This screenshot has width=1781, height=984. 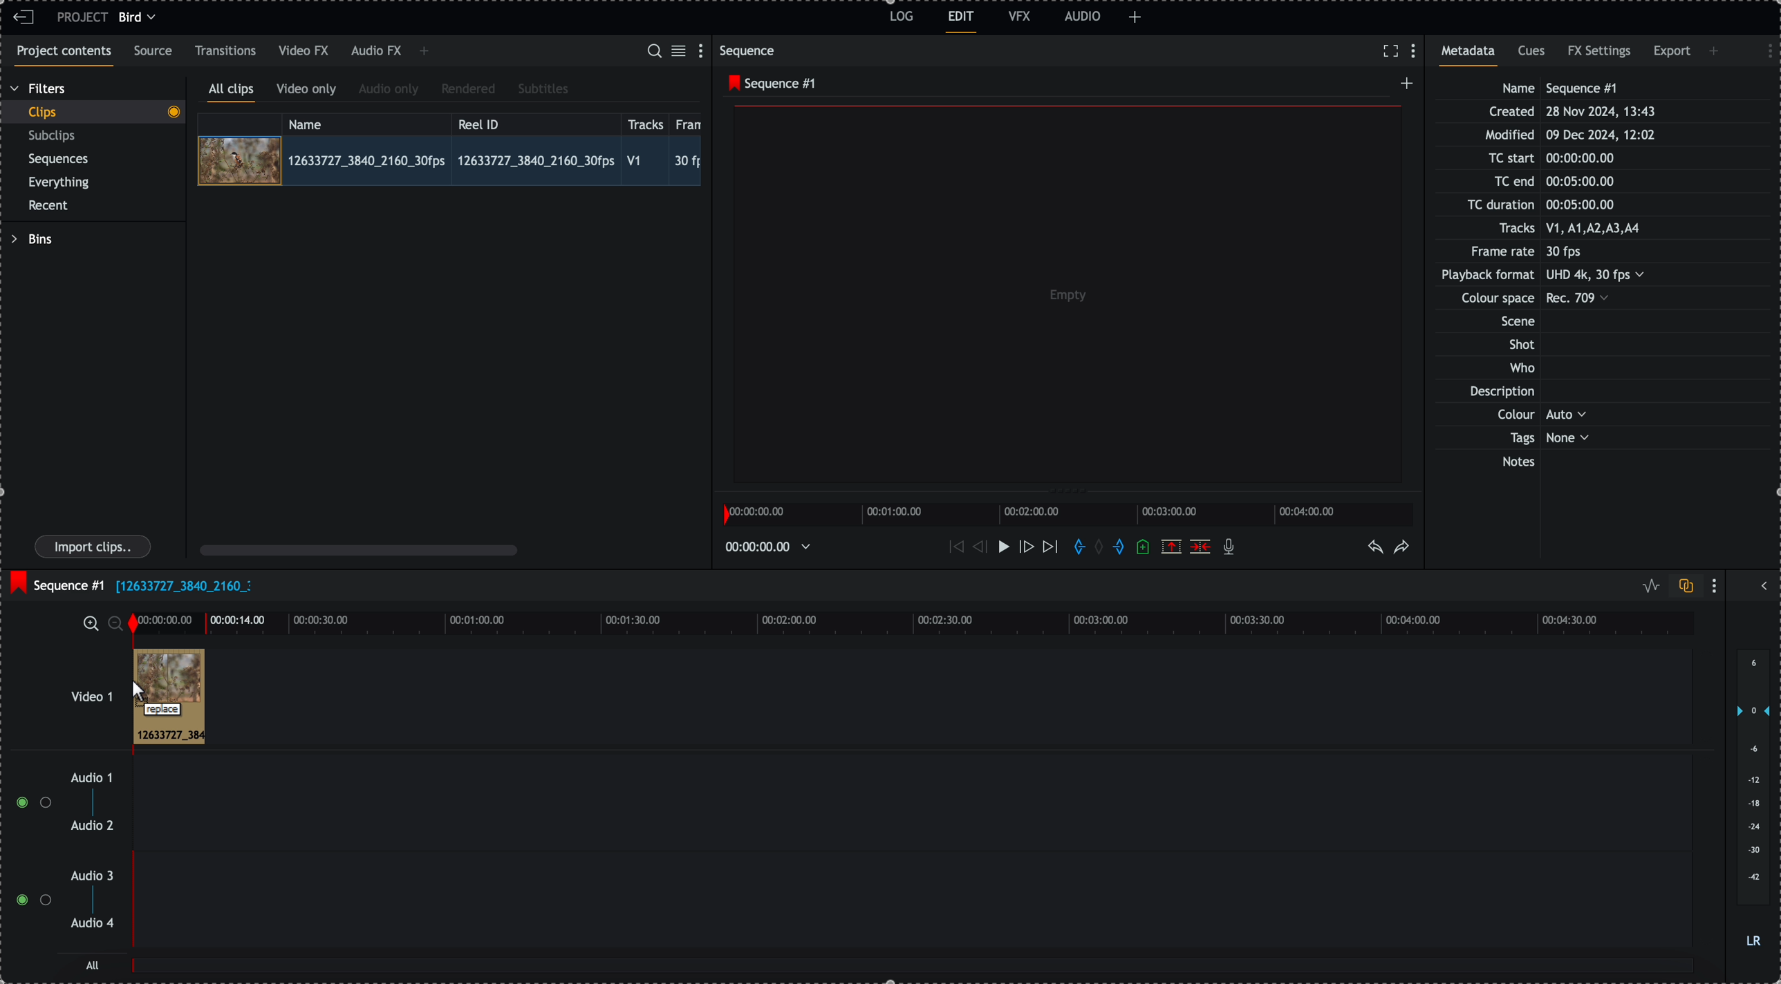 What do you see at coordinates (1390, 50) in the screenshot?
I see `fullscreen` at bounding box center [1390, 50].